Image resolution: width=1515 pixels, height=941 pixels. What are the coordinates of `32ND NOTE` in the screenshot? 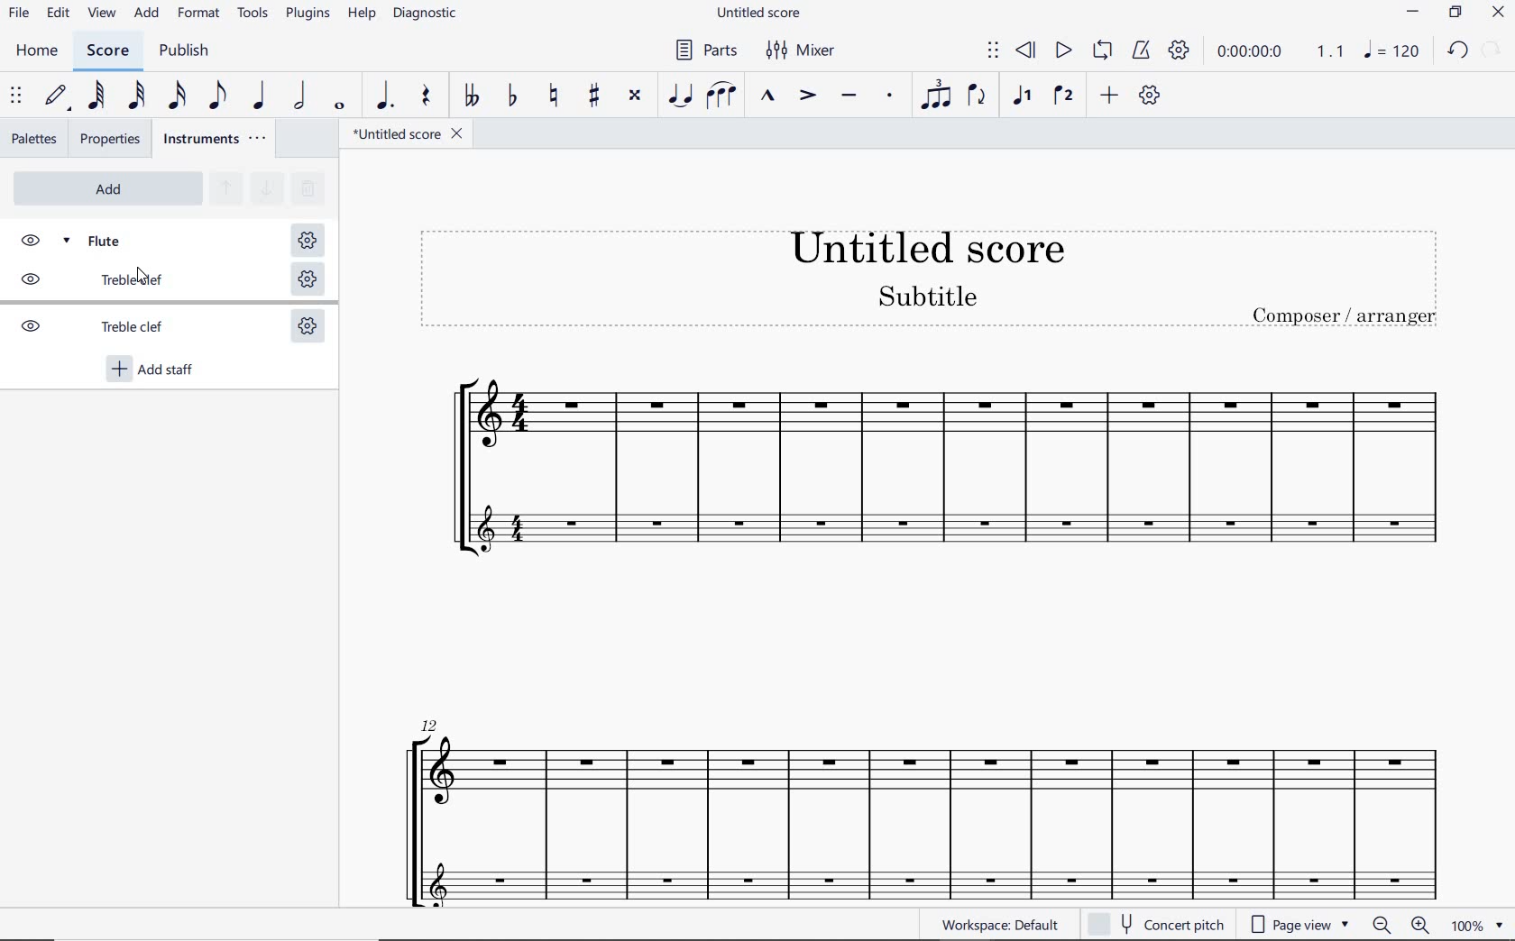 It's located at (136, 96).